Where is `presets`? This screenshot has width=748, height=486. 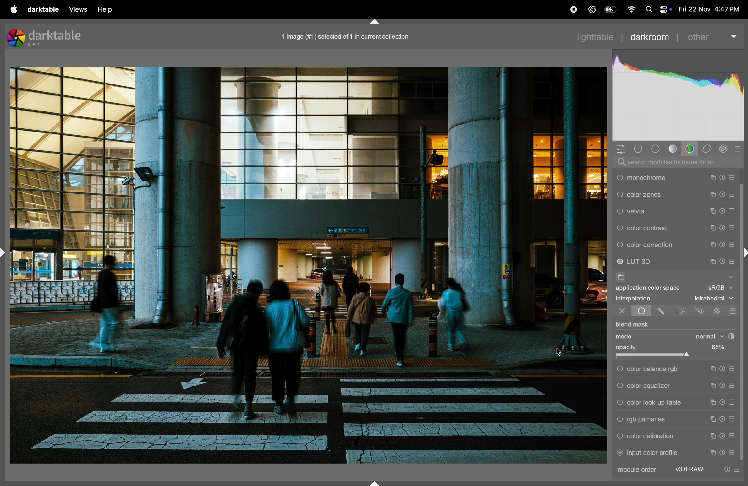 presets is located at coordinates (734, 244).